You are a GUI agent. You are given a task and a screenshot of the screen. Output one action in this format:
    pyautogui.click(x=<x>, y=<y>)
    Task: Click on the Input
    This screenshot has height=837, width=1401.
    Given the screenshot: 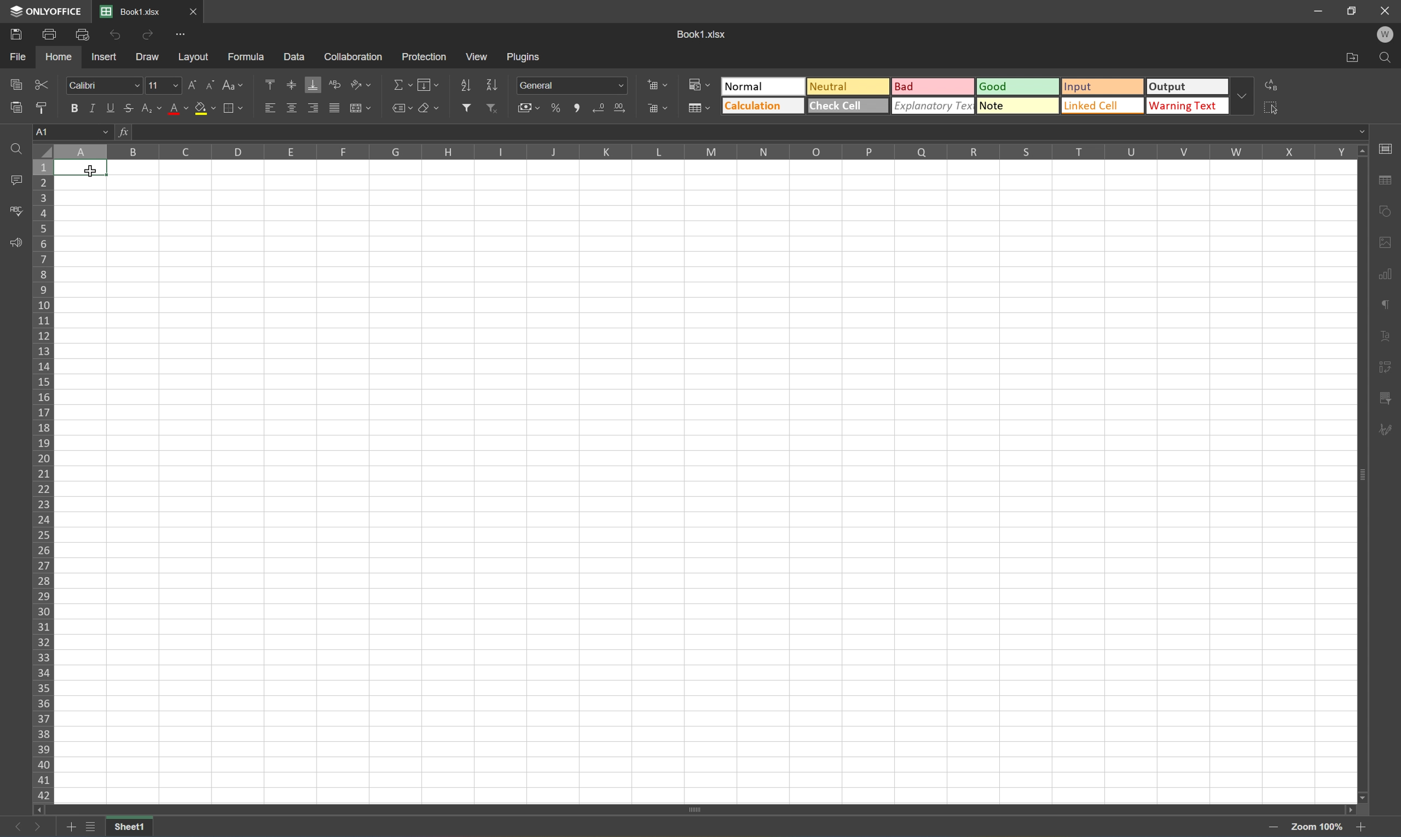 What is the action you would take?
    pyautogui.click(x=1103, y=88)
    